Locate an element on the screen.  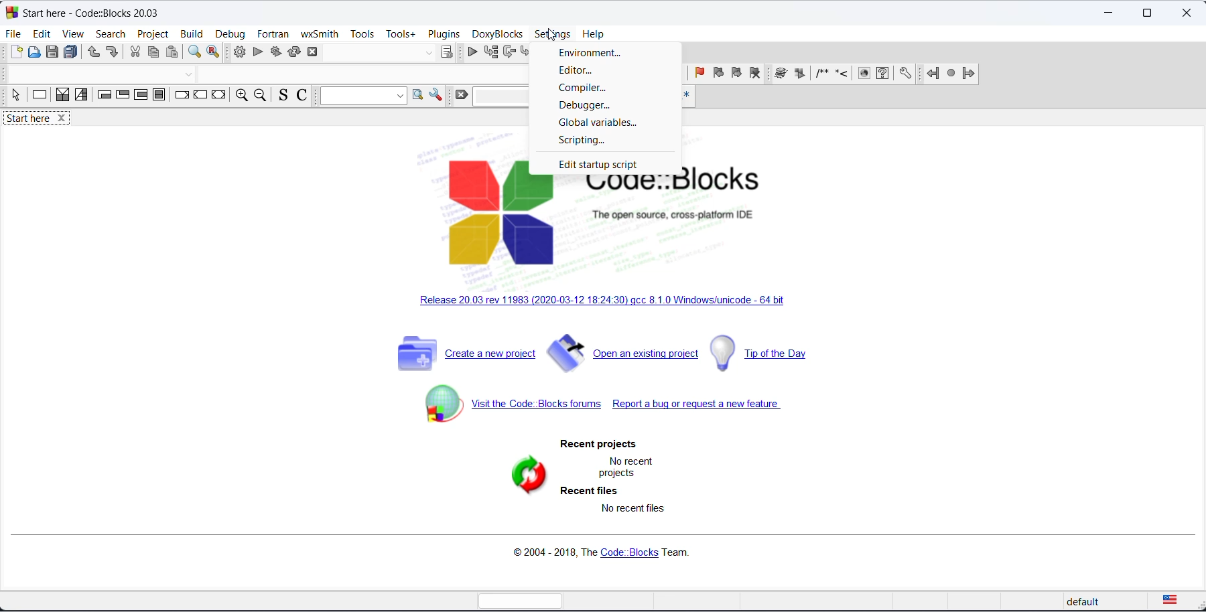
The open source, cross-platform IDE is located at coordinates (673, 215).